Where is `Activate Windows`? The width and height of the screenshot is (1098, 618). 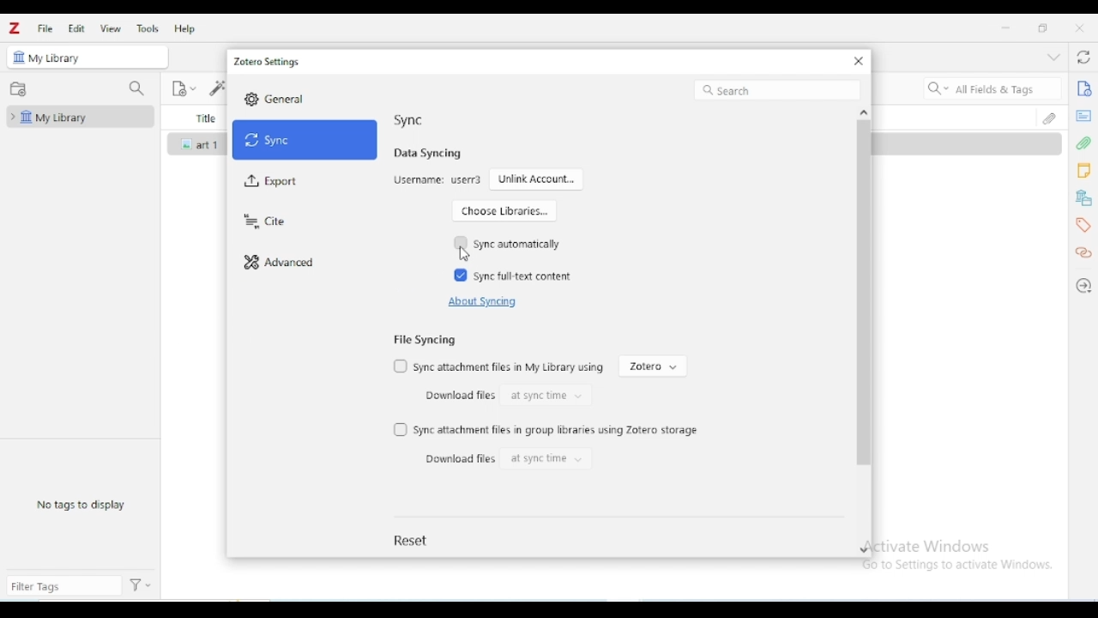
Activate Windows is located at coordinates (931, 545).